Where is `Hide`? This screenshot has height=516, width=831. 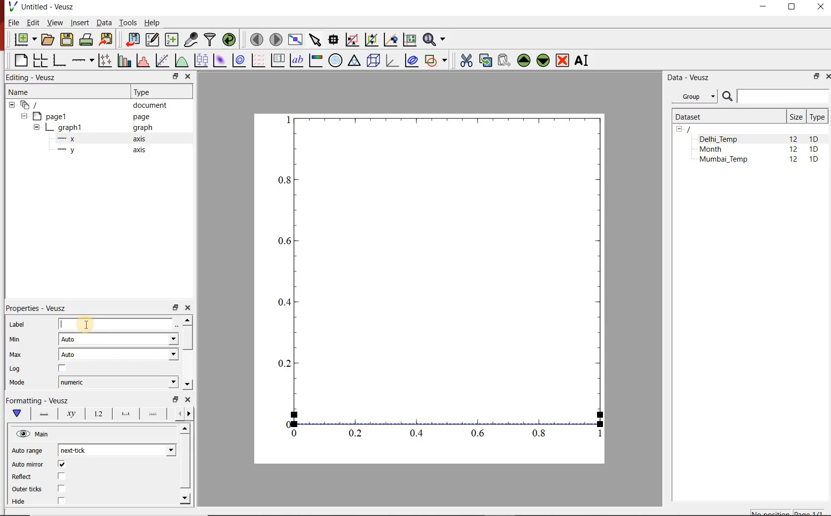
Hide is located at coordinates (20, 502).